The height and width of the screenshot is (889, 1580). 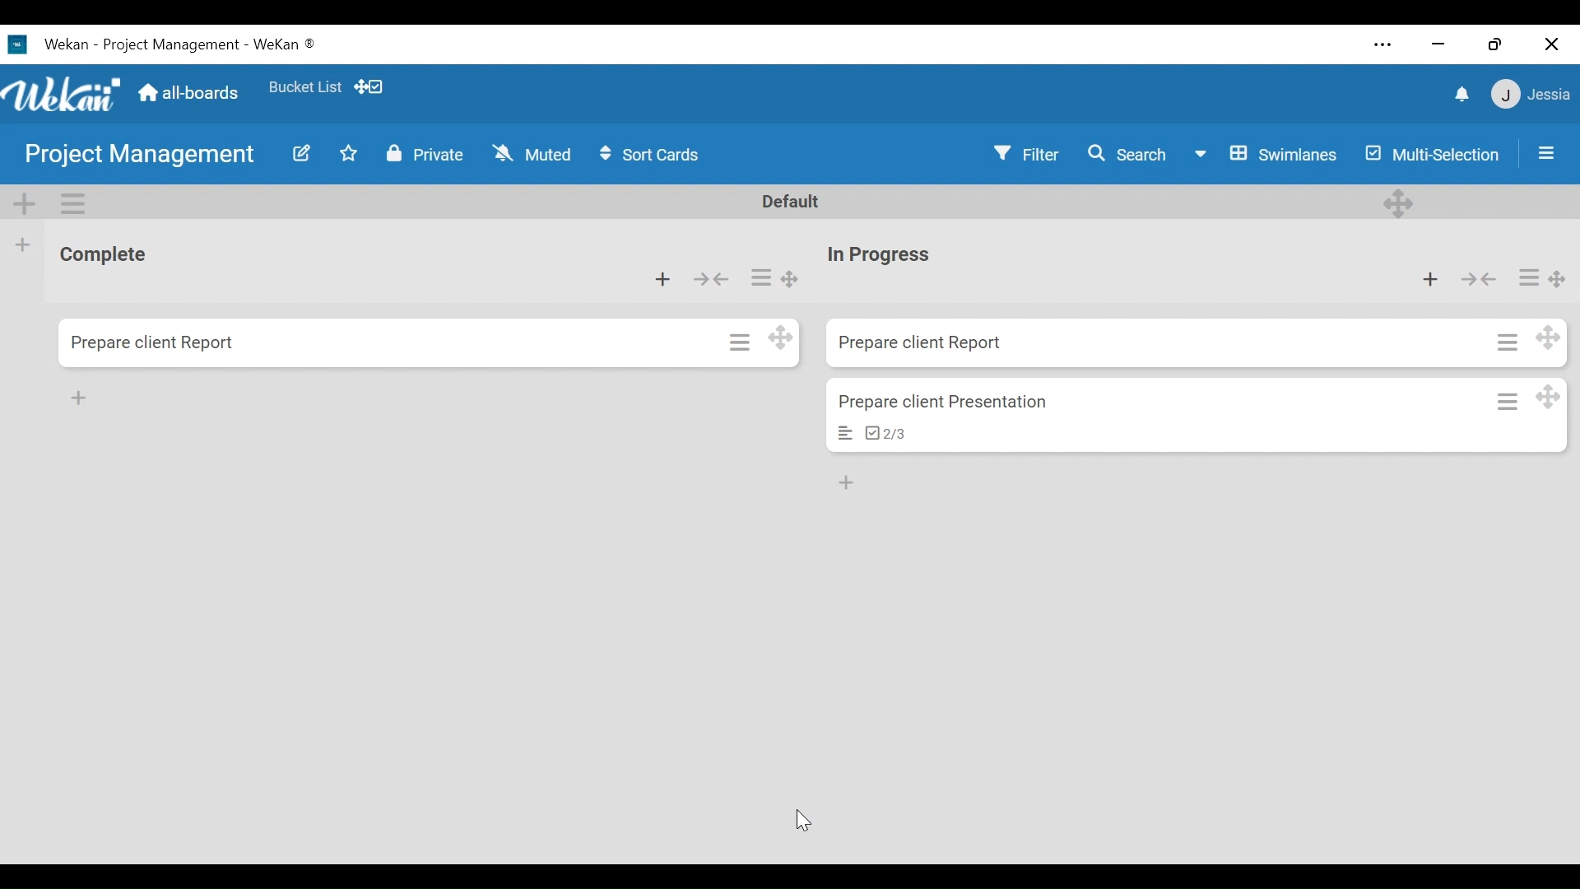 I want to click on Add Swimlane, so click(x=29, y=204).